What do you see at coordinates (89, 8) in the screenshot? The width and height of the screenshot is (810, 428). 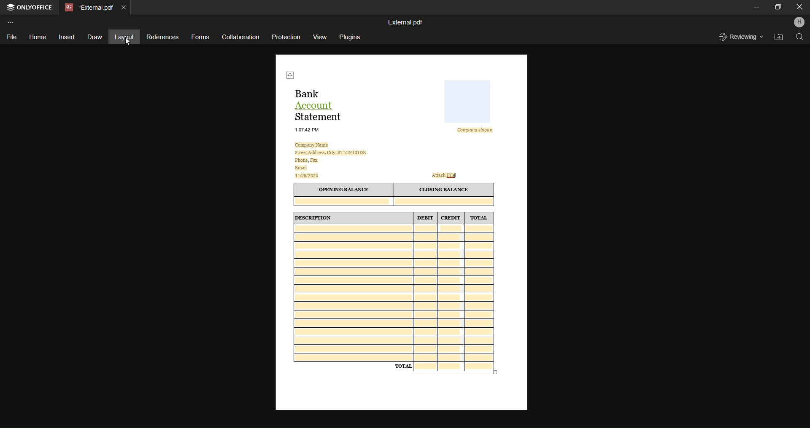 I see `External.pdf(Current File Tab)` at bounding box center [89, 8].